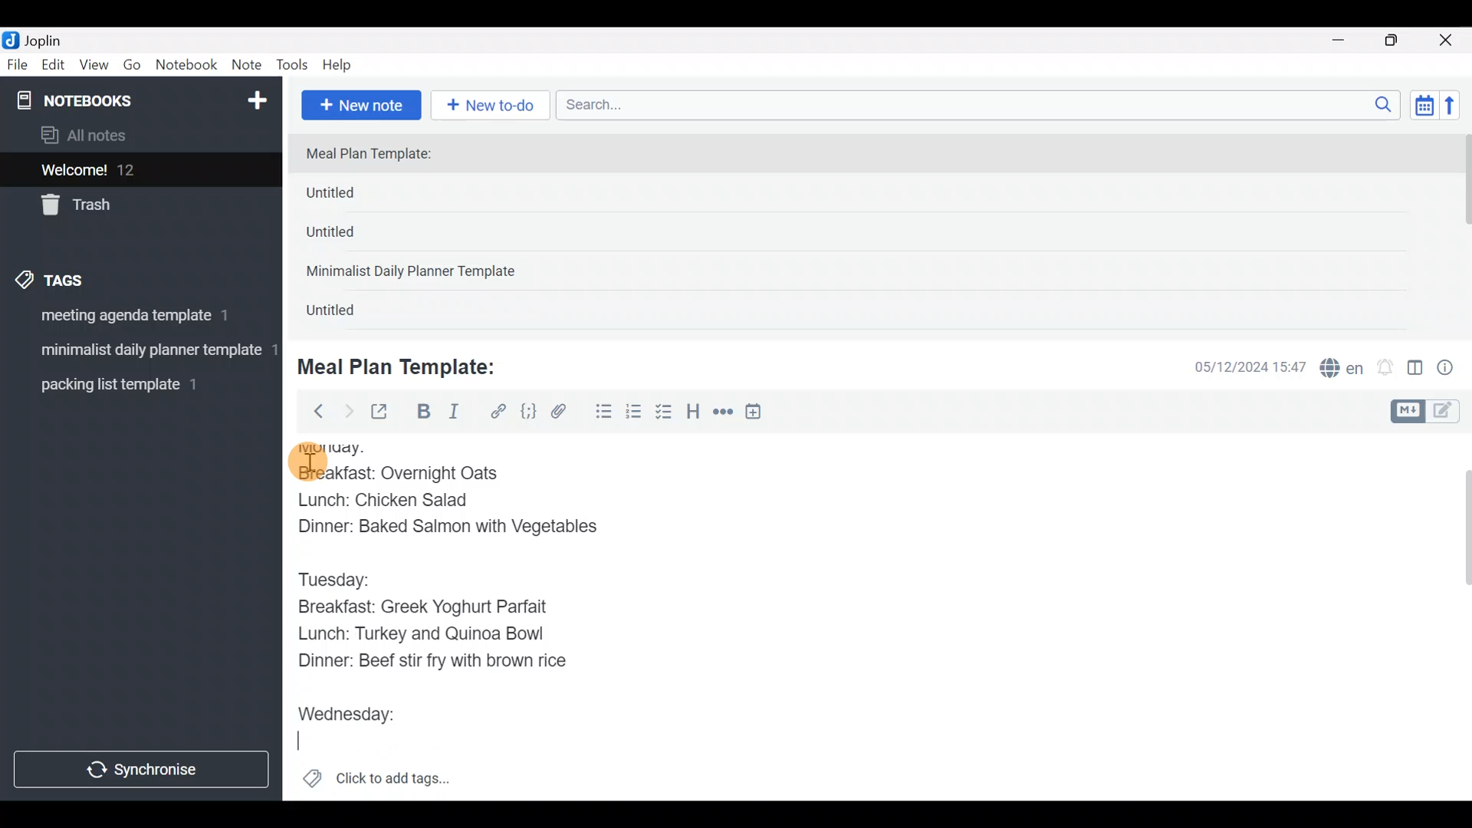 The image size is (1472, 828). What do you see at coordinates (356, 196) in the screenshot?
I see `Untitled` at bounding box center [356, 196].